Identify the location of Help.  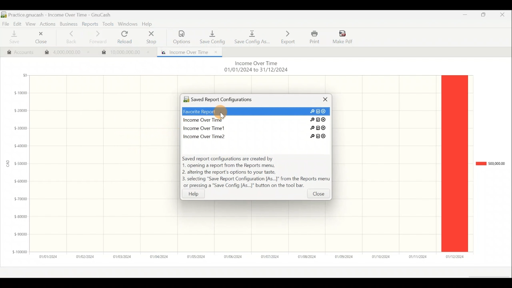
(149, 24).